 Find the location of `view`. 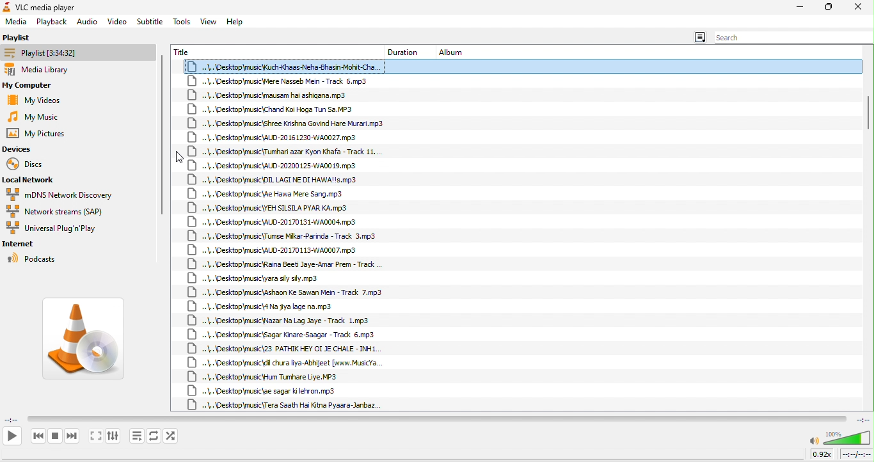

view is located at coordinates (209, 21).